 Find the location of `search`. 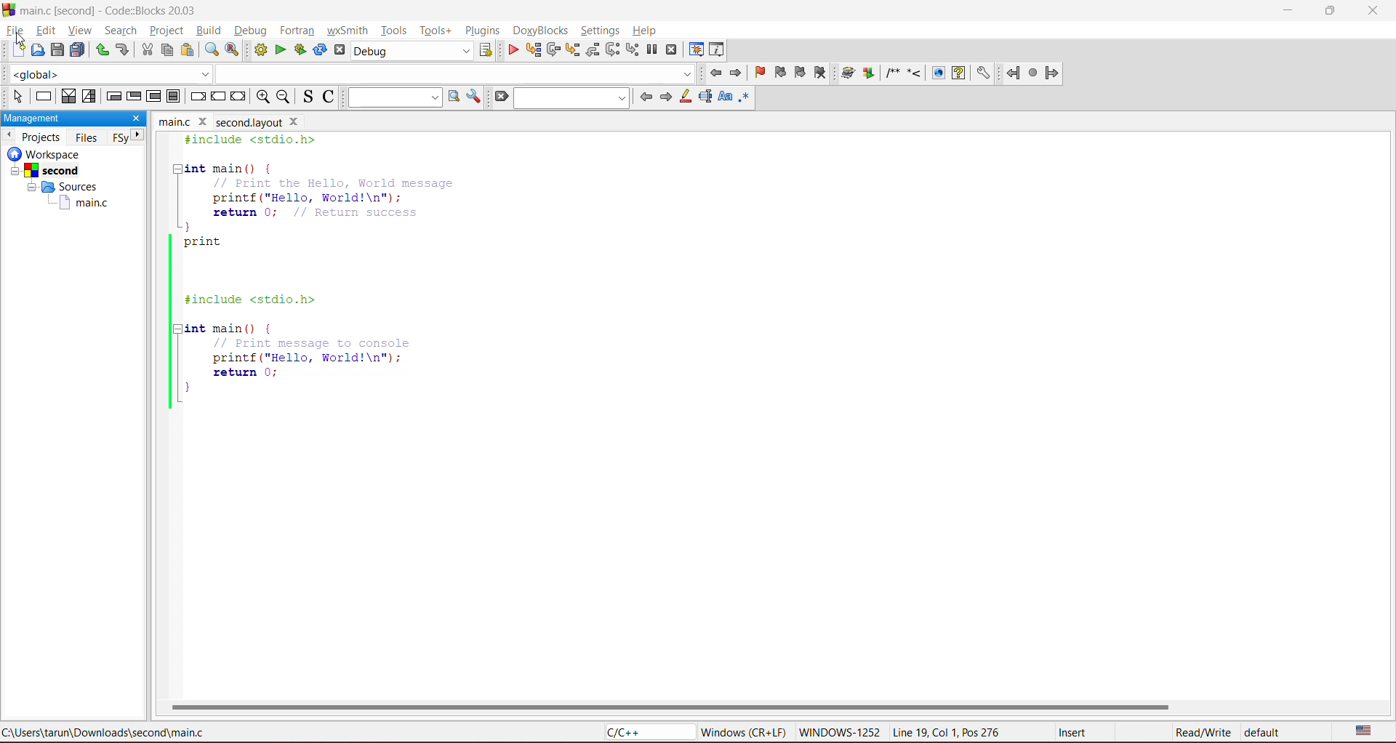

search is located at coordinates (116, 30).